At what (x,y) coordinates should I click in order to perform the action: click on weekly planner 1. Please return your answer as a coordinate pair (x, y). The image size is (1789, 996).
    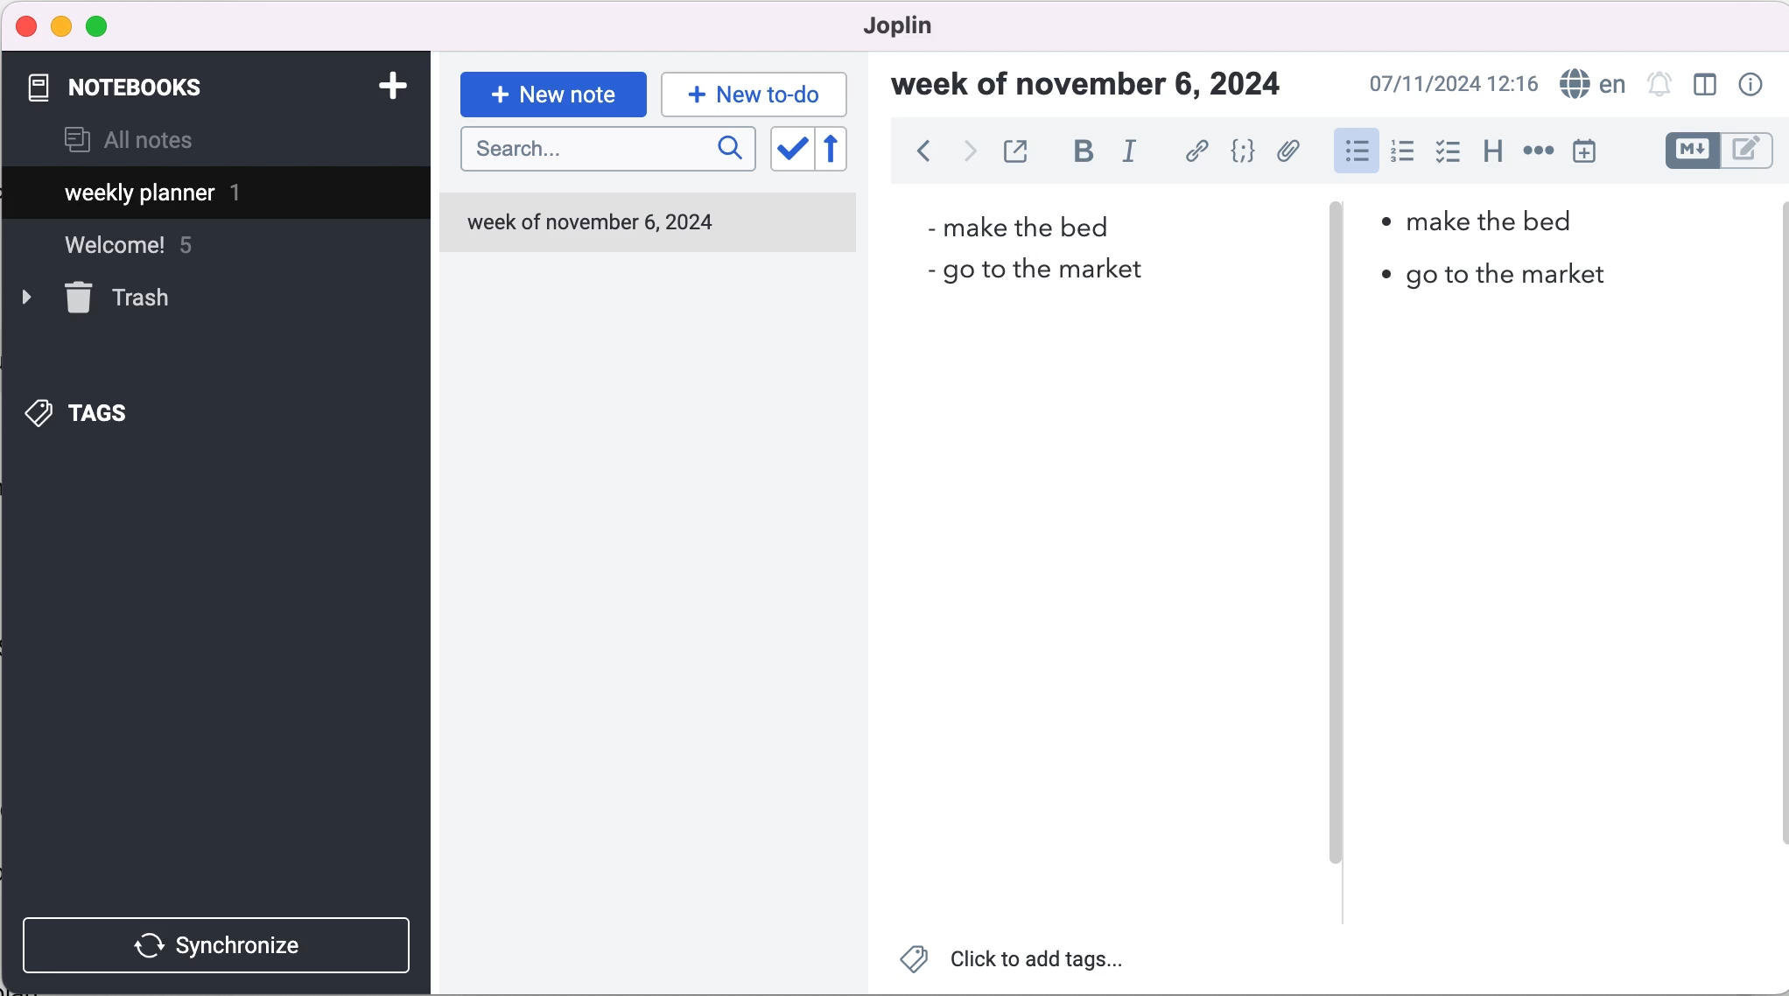
    Looking at the image, I should click on (201, 195).